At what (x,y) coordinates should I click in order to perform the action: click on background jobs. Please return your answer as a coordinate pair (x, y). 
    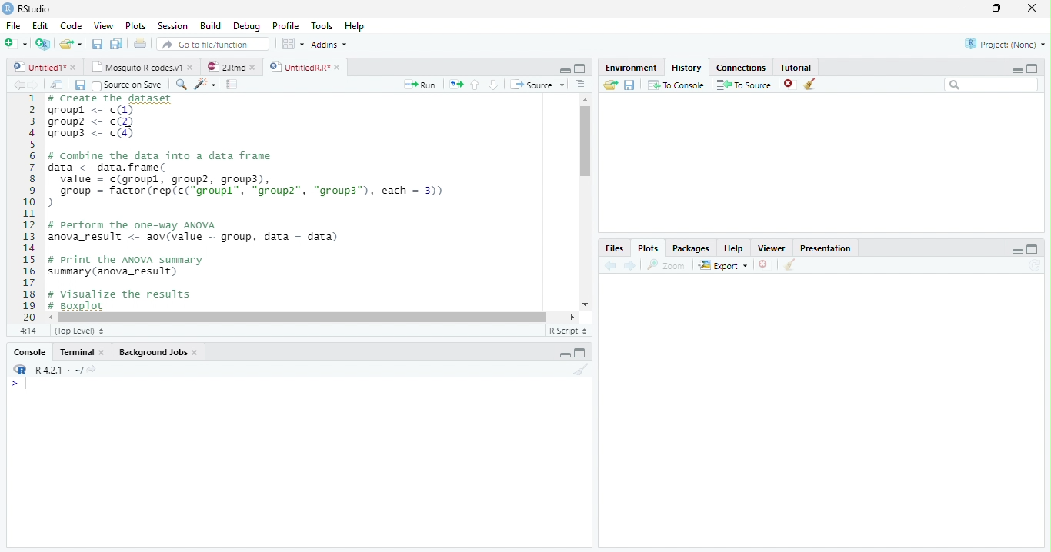
    Looking at the image, I should click on (159, 354).